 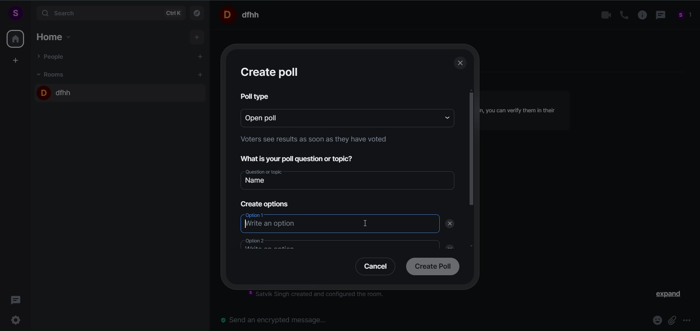 What do you see at coordinates (340, 223) in the screenshot?
I see `option 1` at bounding box center [340, 223].